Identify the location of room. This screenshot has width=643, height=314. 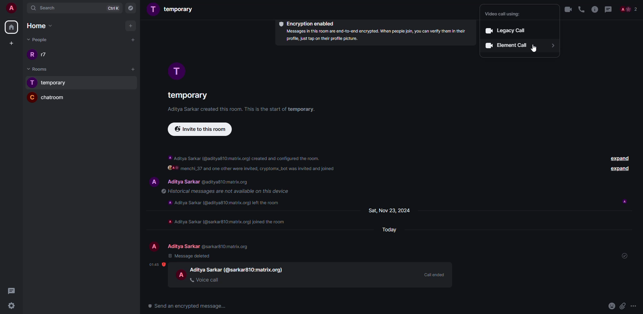
(57, 98).